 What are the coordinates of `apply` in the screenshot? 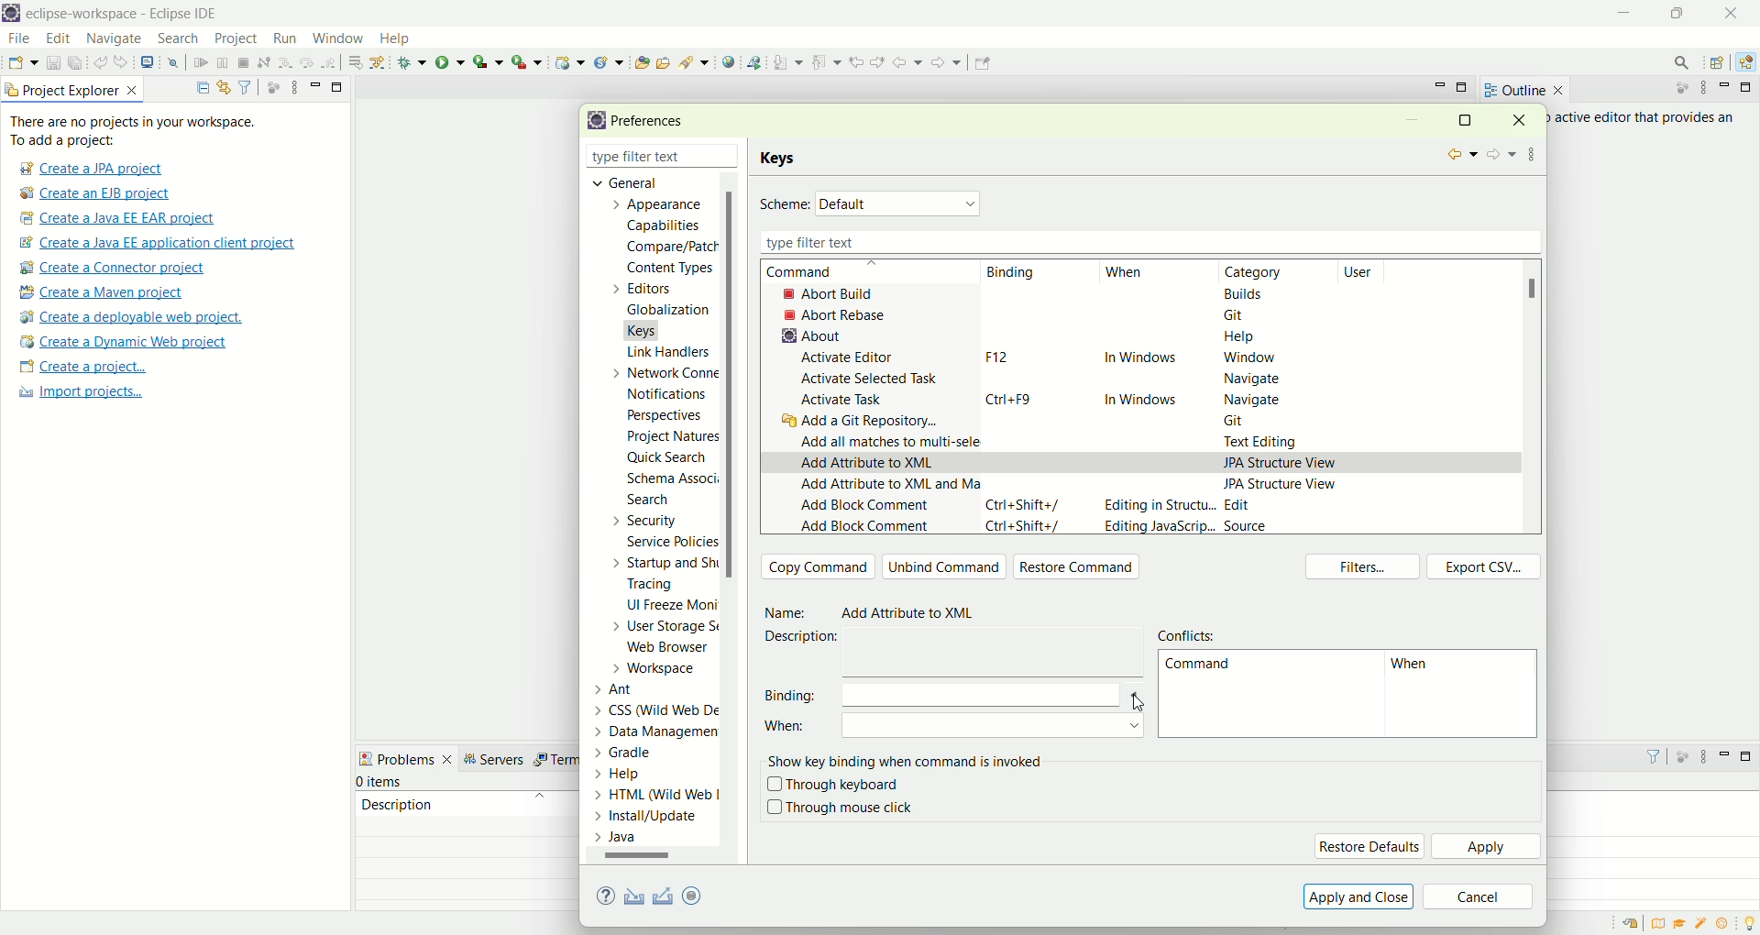 It's located at (1488, 848).